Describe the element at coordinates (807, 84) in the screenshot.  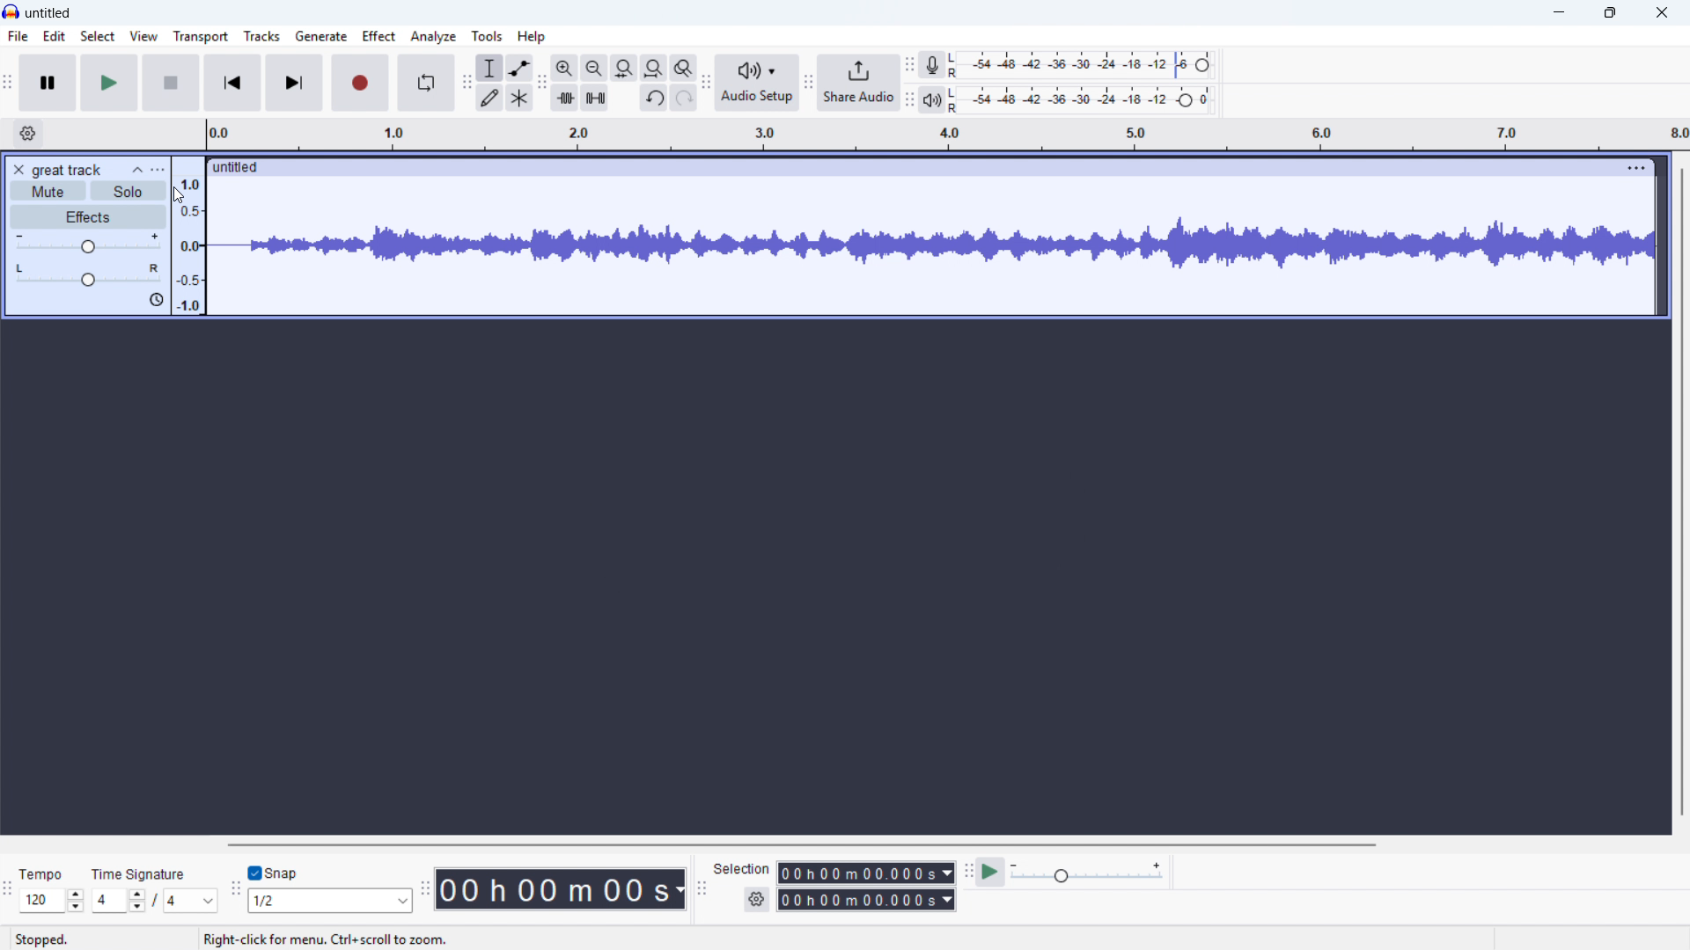
I see `Share audio toolbar ` at that location.